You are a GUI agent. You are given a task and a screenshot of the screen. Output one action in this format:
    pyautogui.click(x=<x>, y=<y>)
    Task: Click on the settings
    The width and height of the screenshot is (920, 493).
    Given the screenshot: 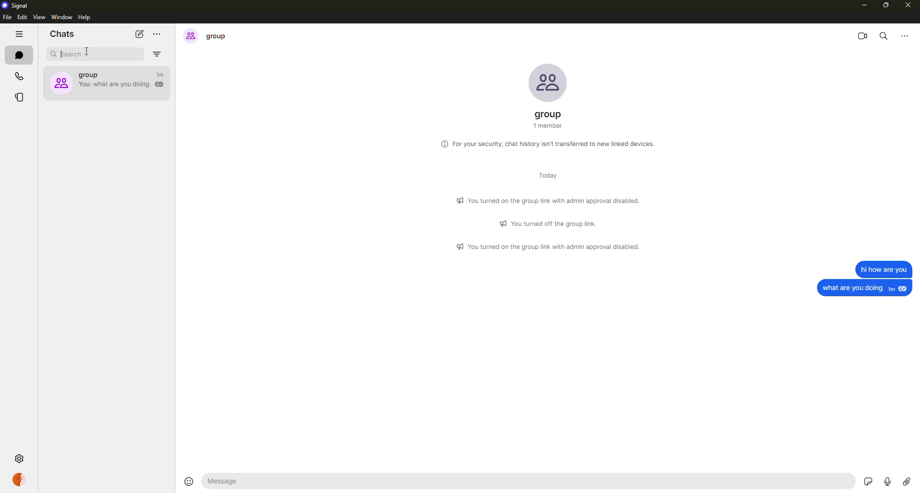 What is the action you would take?
    pyautogui.click(x=21, y=458)
    